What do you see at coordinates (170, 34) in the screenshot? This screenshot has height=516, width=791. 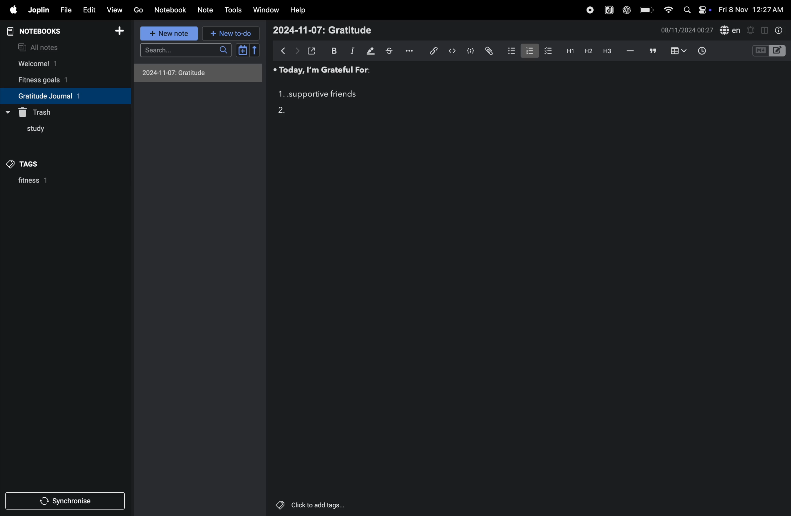 I see `new note` at bounding box center [170, 34].